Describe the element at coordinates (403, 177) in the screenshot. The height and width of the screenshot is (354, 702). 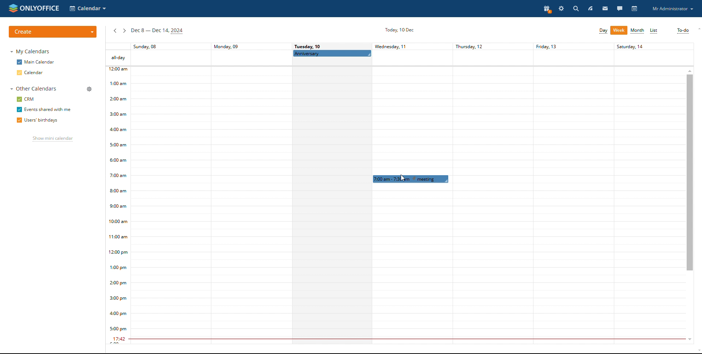
I see `cursor` at that location.